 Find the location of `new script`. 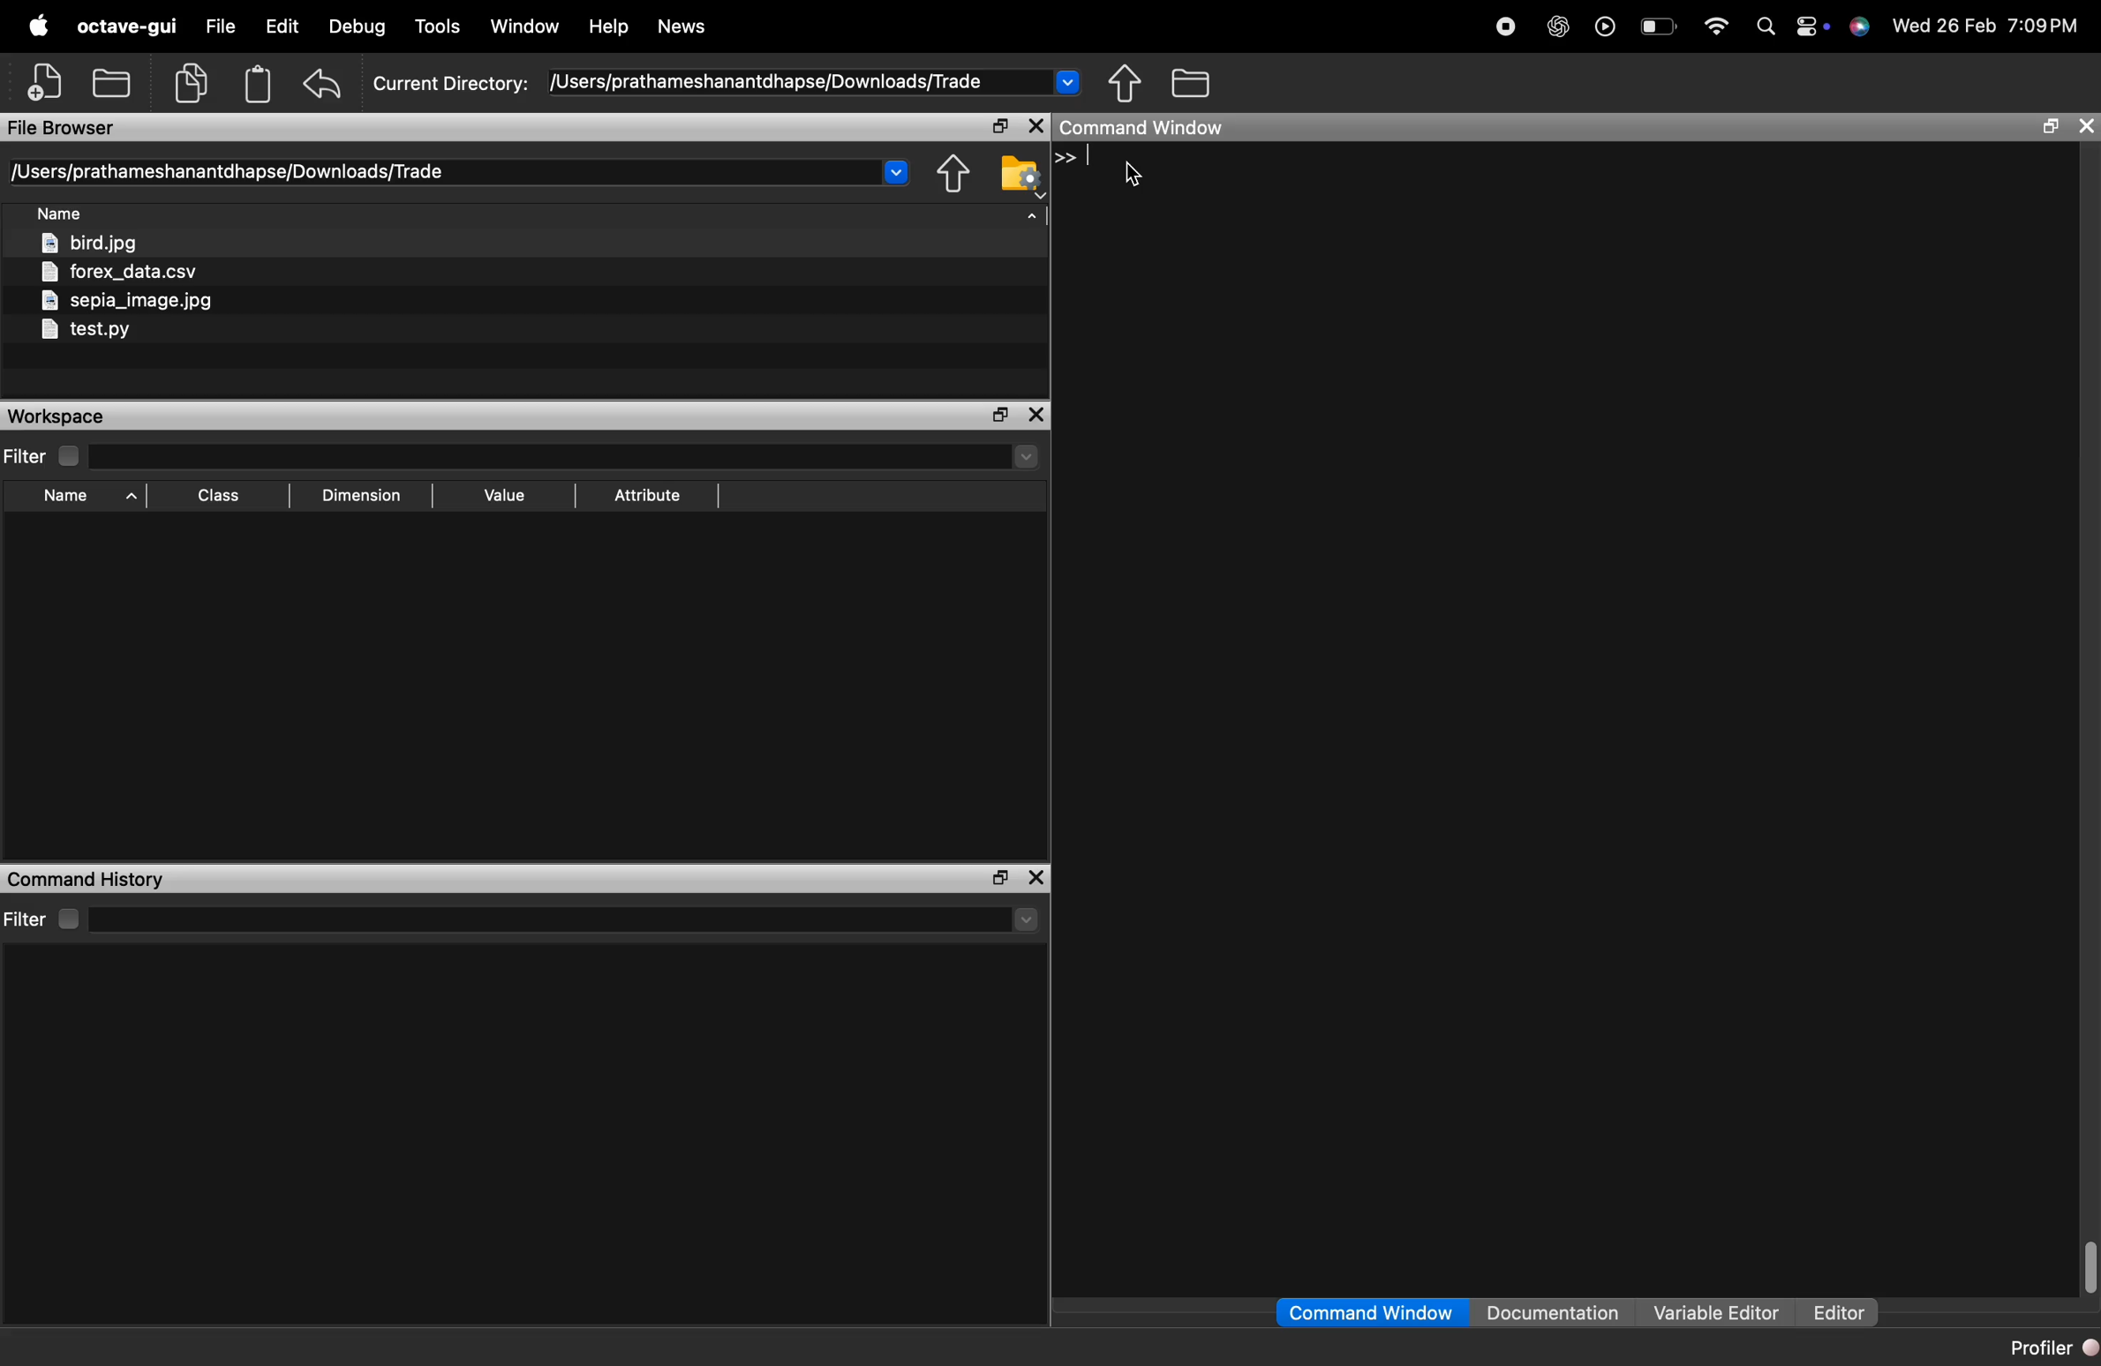

new script is located at coordinates (46, 83).